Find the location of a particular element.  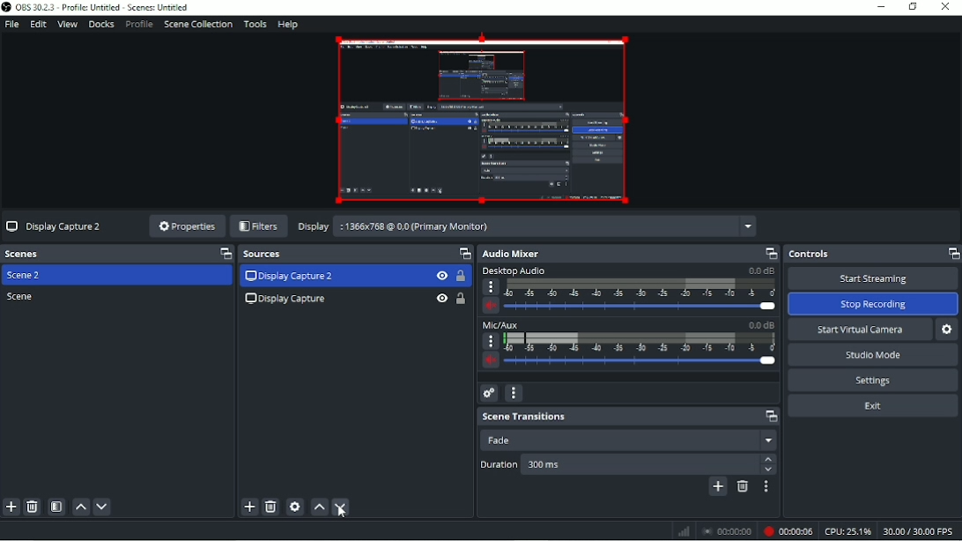

Hide is located at coordinates (440, 276).